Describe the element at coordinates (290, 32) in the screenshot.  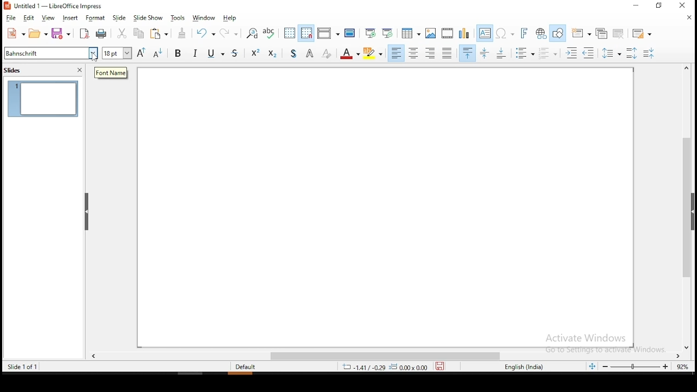
I see `display grid` at that location.